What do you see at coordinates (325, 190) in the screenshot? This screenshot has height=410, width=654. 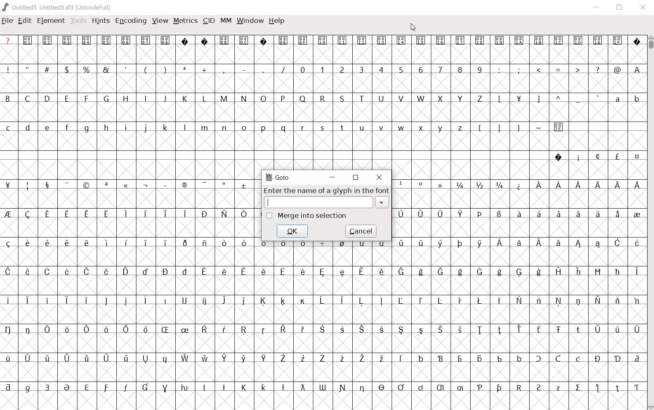 I see `Enter the name of a glyph in the font` at bounding box center [325, 190].